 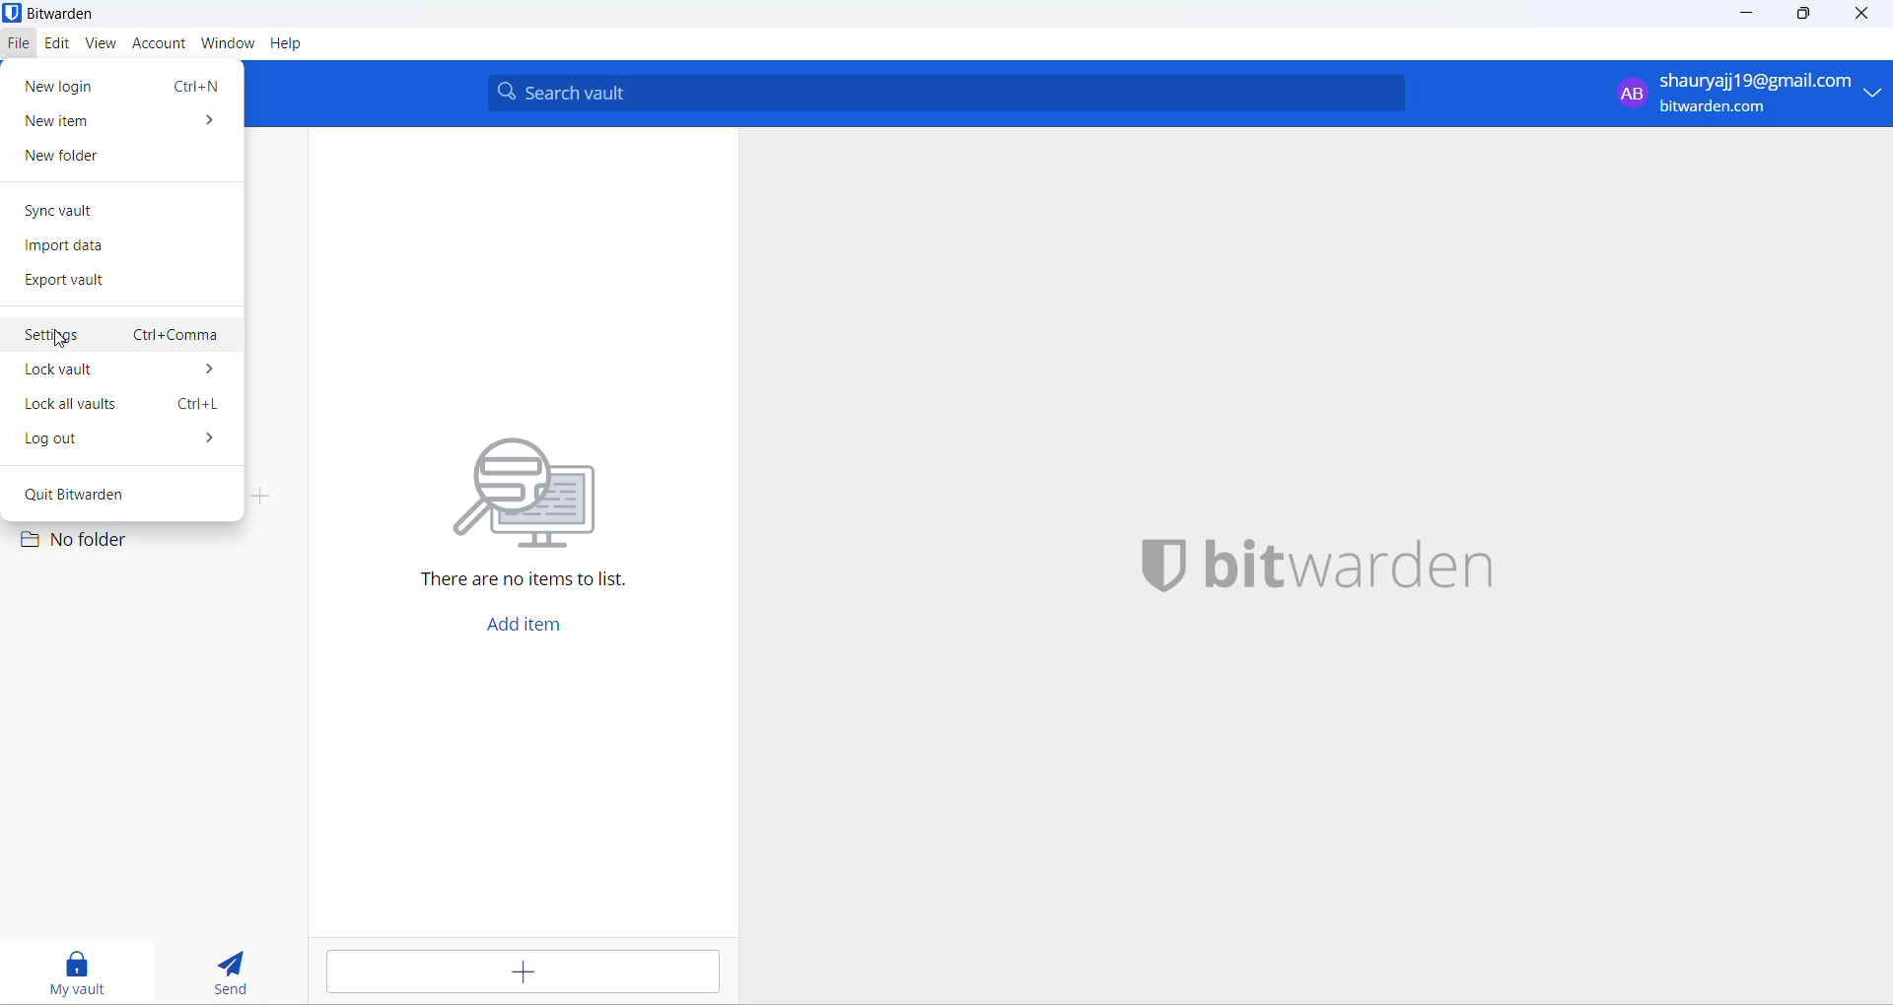 I want to click on new item, so click(x=119, y=122).